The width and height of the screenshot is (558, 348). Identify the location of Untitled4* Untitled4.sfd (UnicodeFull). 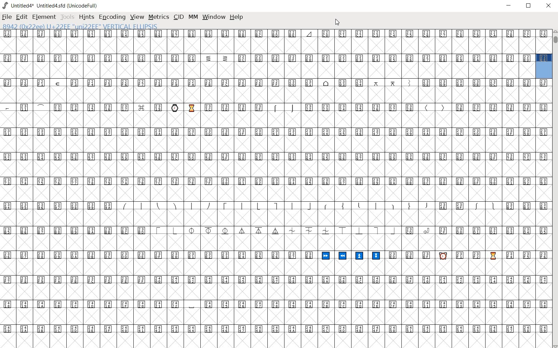
(50, 6).